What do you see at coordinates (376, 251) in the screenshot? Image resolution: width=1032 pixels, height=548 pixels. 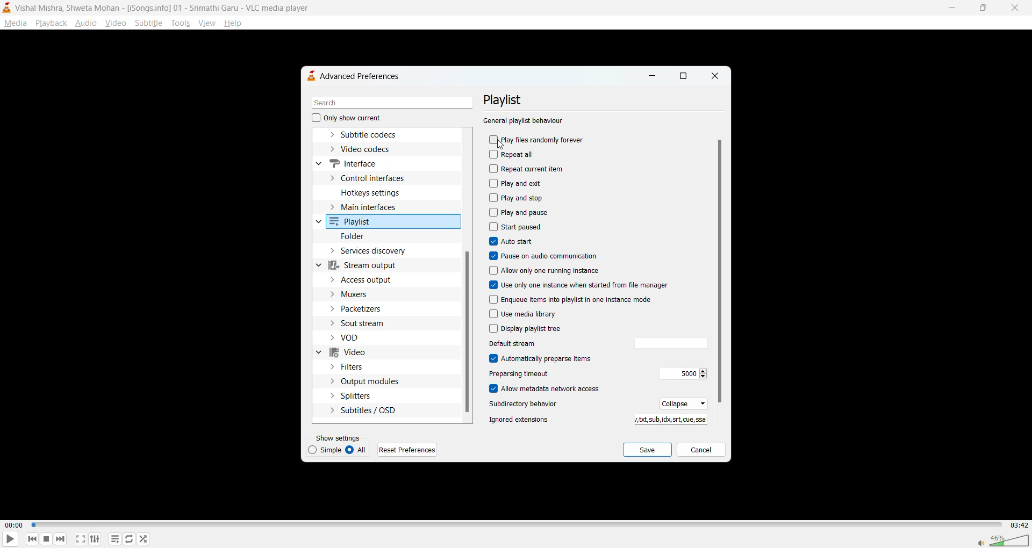 I see `services discovery` at bounding box center [376, 251].